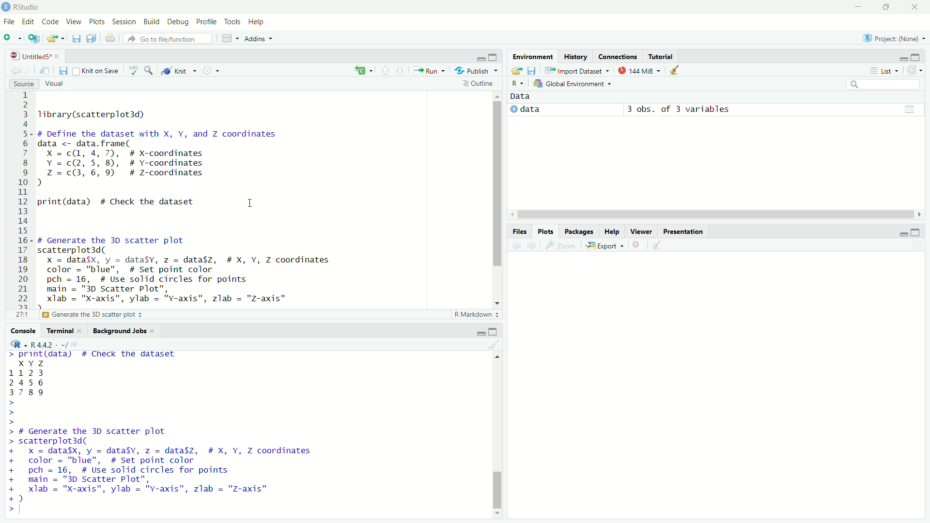 This screenshot has width=930, height=523. I want to click on # Define the dataset with X, Y, and Z coordinates data <- data.frame(X =c(, 4, 7), # X-coordinatesY = c(2, 5, 8), # Y-coordinatesZz =c(3, 6, 9) # z-coordinates), so click(164, 158).